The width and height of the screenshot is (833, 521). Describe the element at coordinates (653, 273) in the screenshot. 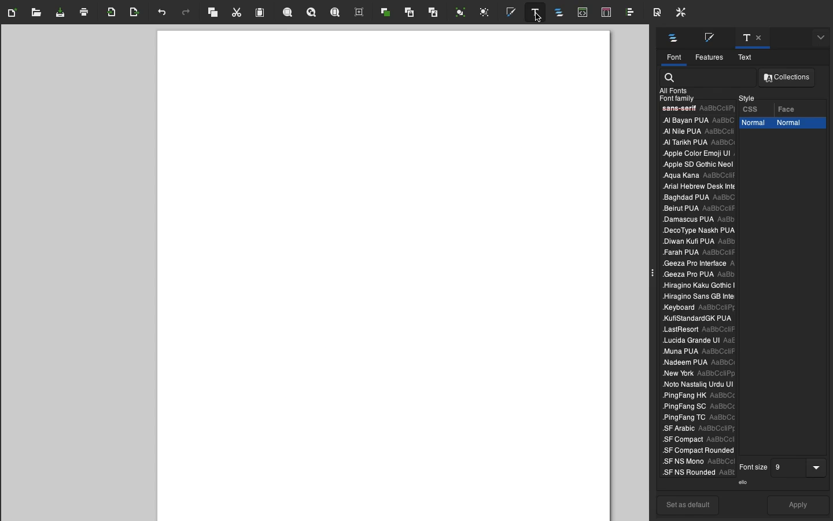

I see `Expand` at that location.